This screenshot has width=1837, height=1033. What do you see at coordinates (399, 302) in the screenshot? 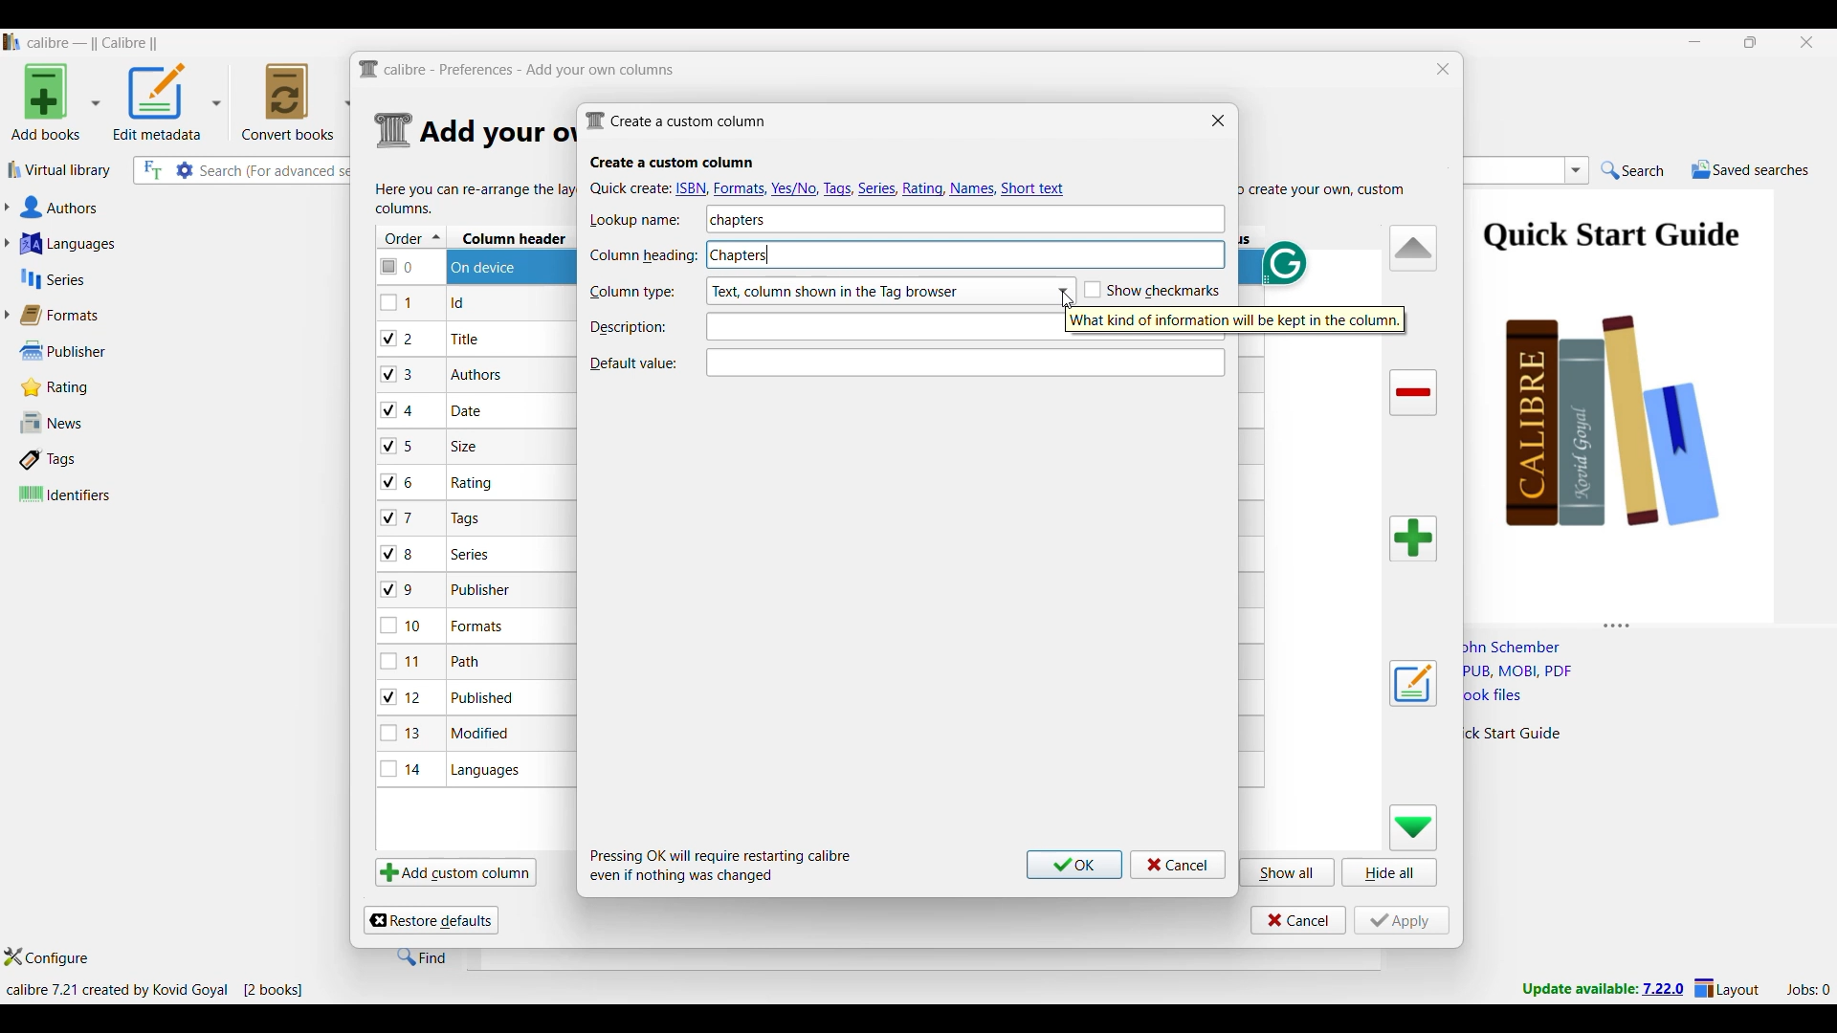
I see `checkbox - 1` at bounding box center [399, 302].